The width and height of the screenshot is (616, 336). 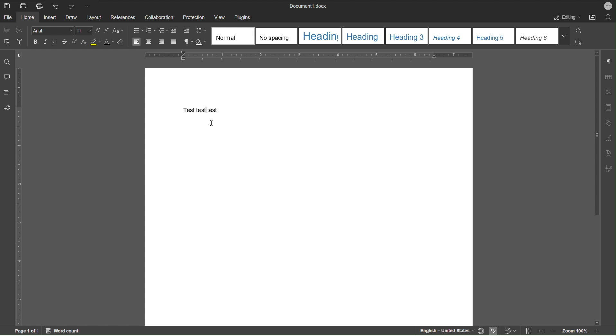 What do you see at coordinates (174, 42) in the screenshot?
I see `Justify` at bounding box center [174, 42].